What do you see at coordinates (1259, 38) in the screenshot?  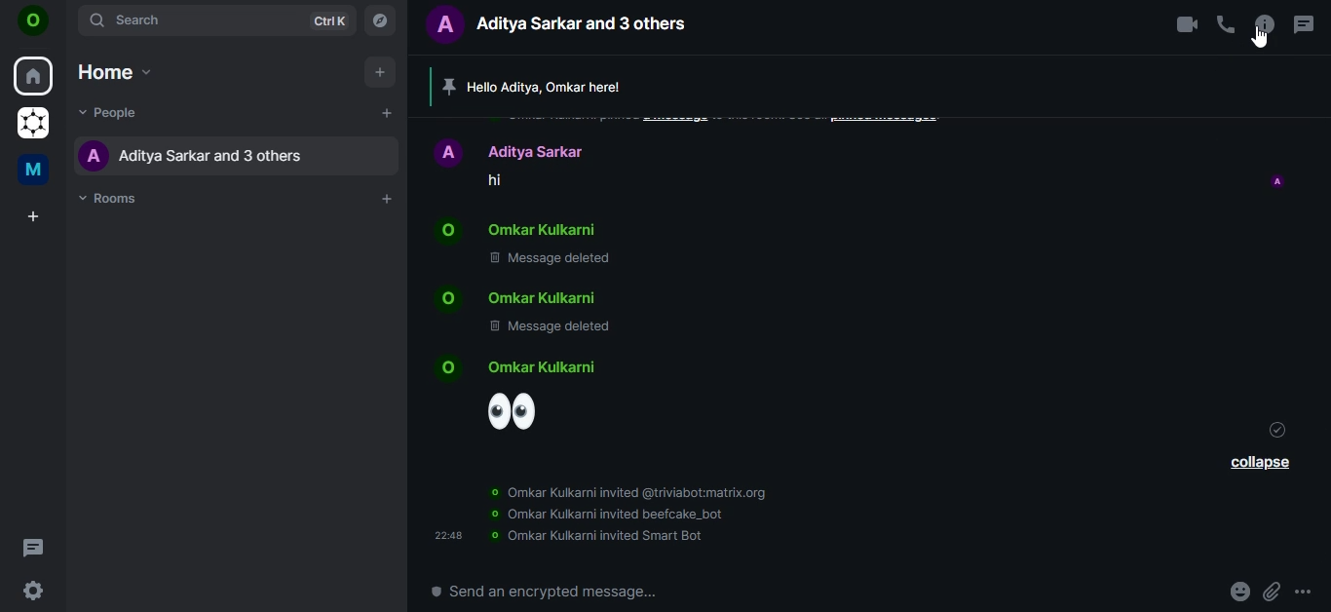 I see `cursor` at bounding box center [1259, 38].